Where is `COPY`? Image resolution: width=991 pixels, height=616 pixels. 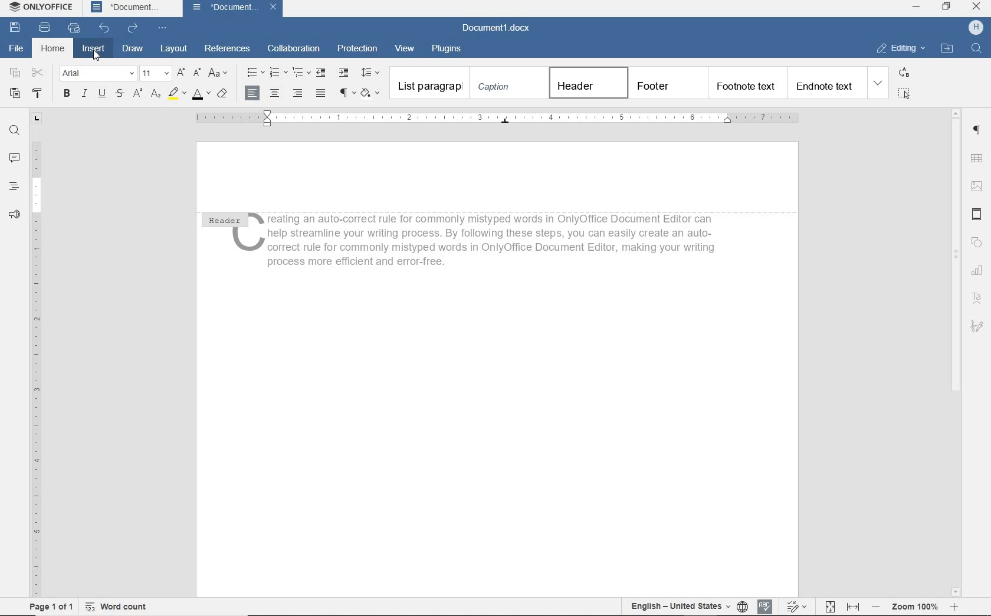
COPY is located at coordinates (15, 73).